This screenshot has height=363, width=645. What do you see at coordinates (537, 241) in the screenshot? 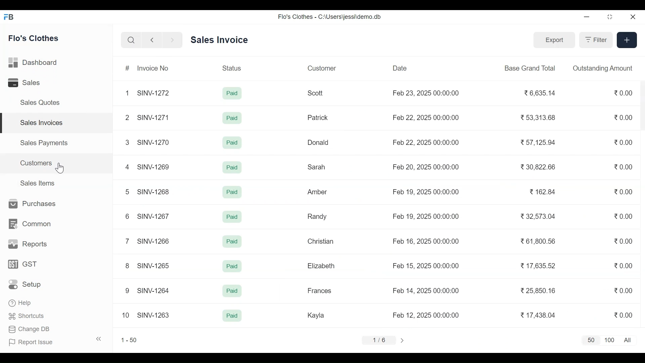
I see `61,800.56` at bounding box center [537, 241].